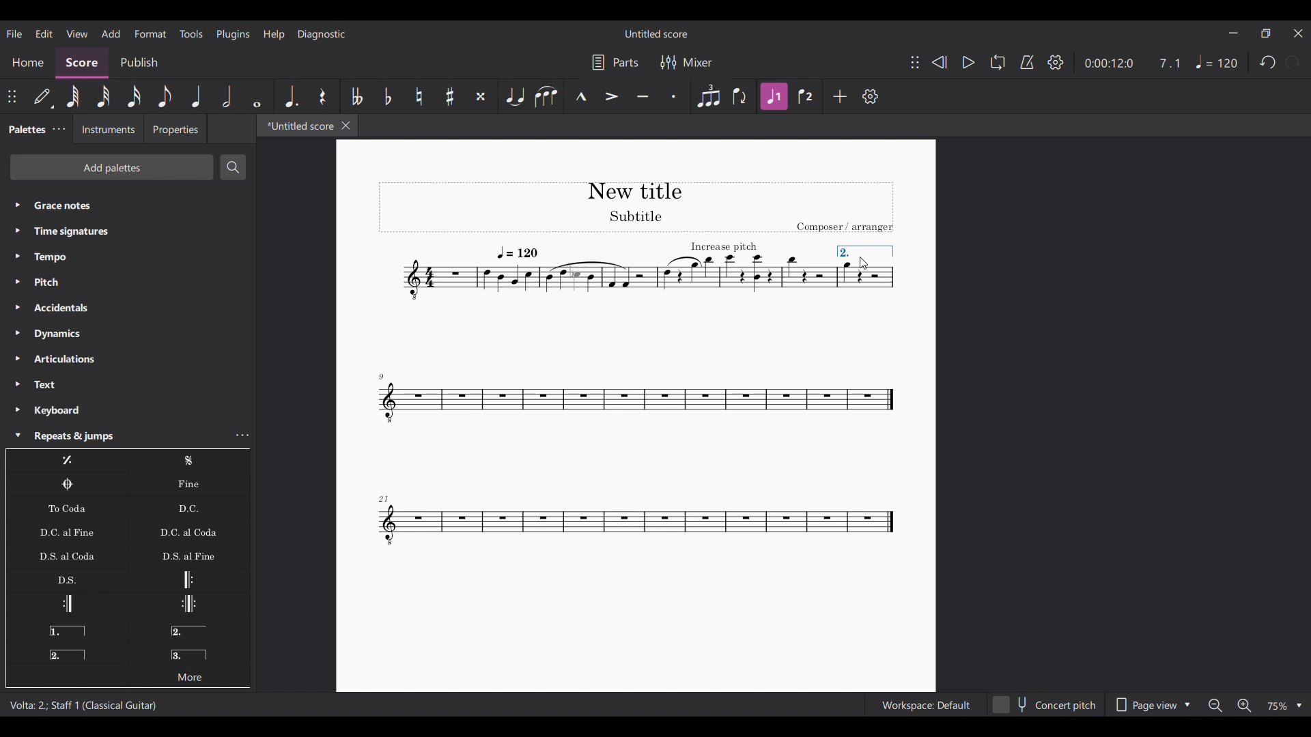 This screenshot has width=1311, height=737. Describe the element at coordinates (1045, 704) in the screenshot. I see `Concert pitch toggle` at that location.